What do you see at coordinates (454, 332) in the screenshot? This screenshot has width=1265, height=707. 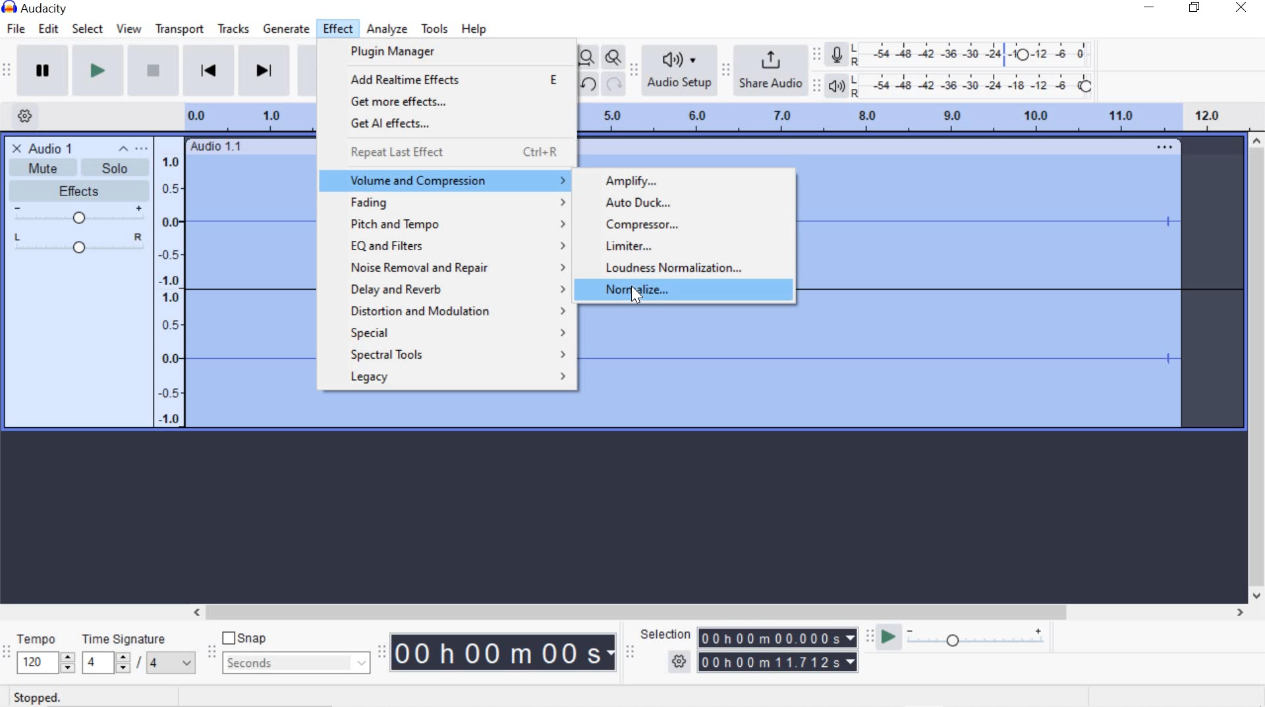 I see `special` at bounding box center [454, 332].